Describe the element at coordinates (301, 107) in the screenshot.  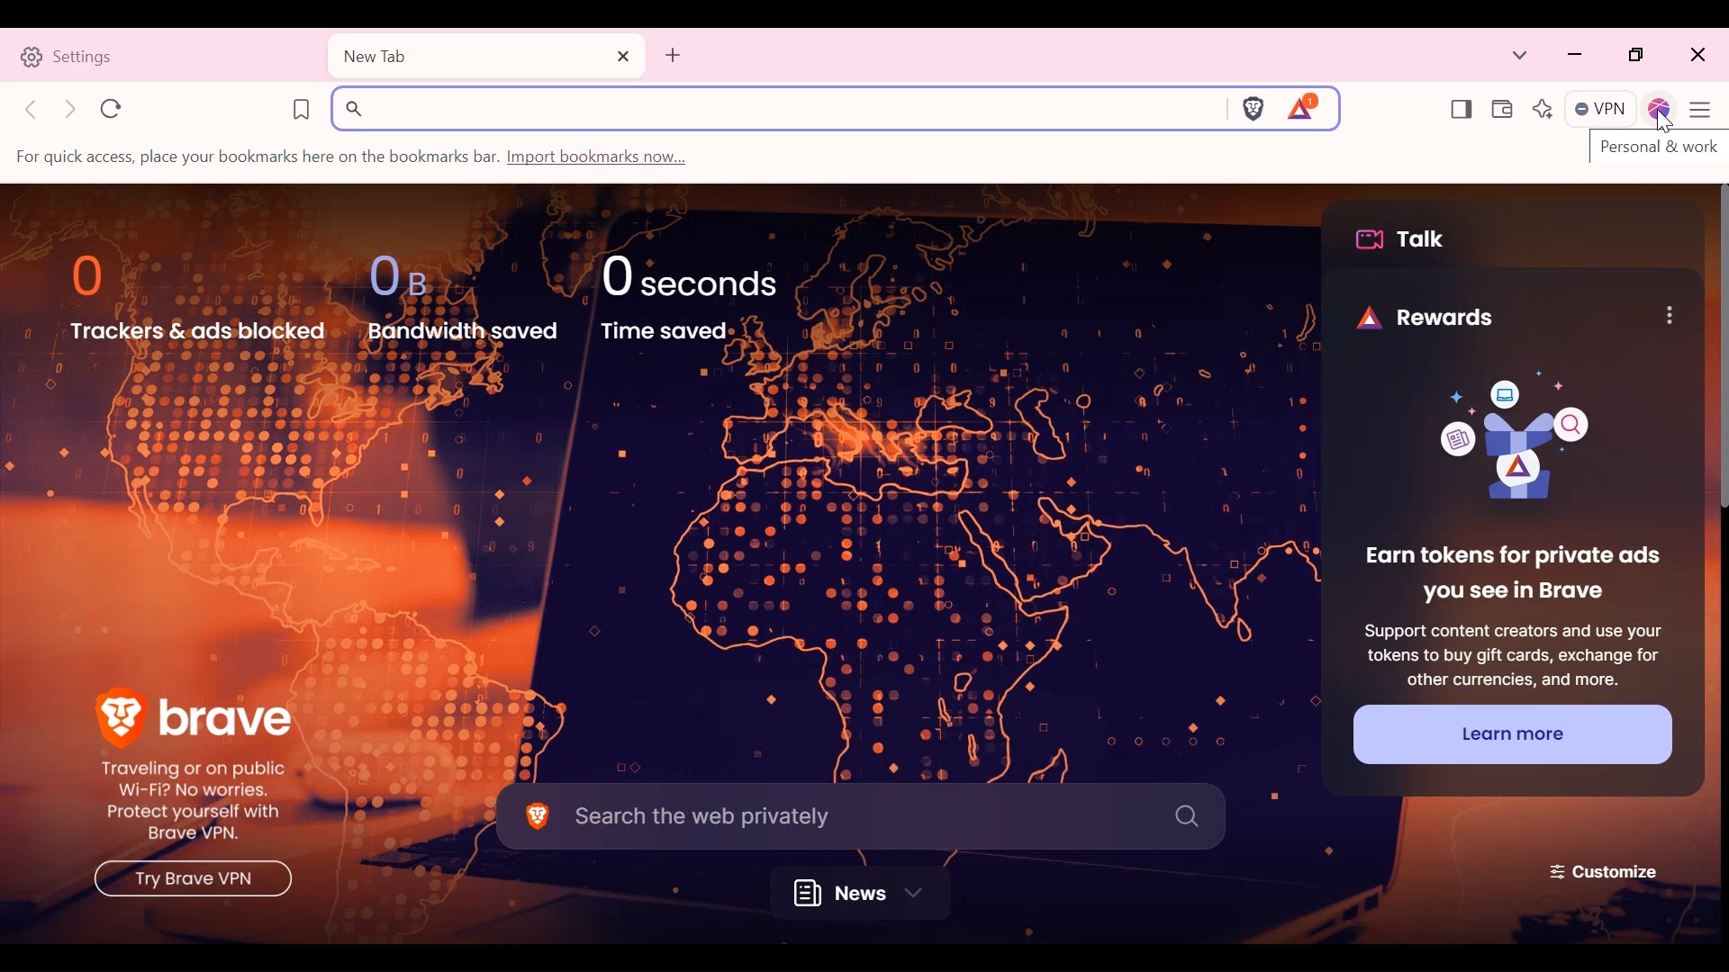
I see `Bookmark this page` at that location.